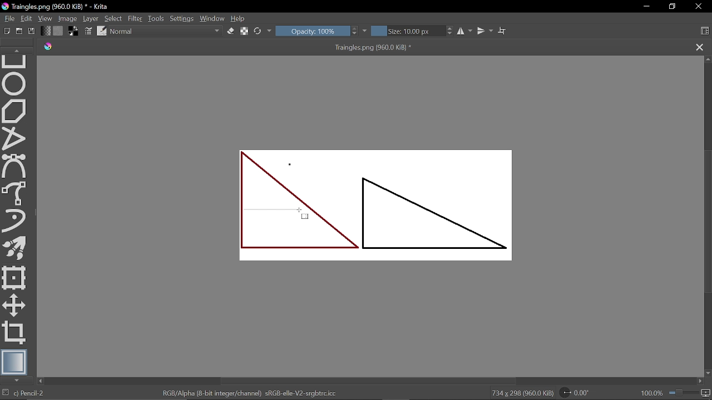 This screenshot has height=400, width=712. What do you see at coordinates (646, 7) in the screenshot?
I see `Minimize` at bounding box center [646, 7].